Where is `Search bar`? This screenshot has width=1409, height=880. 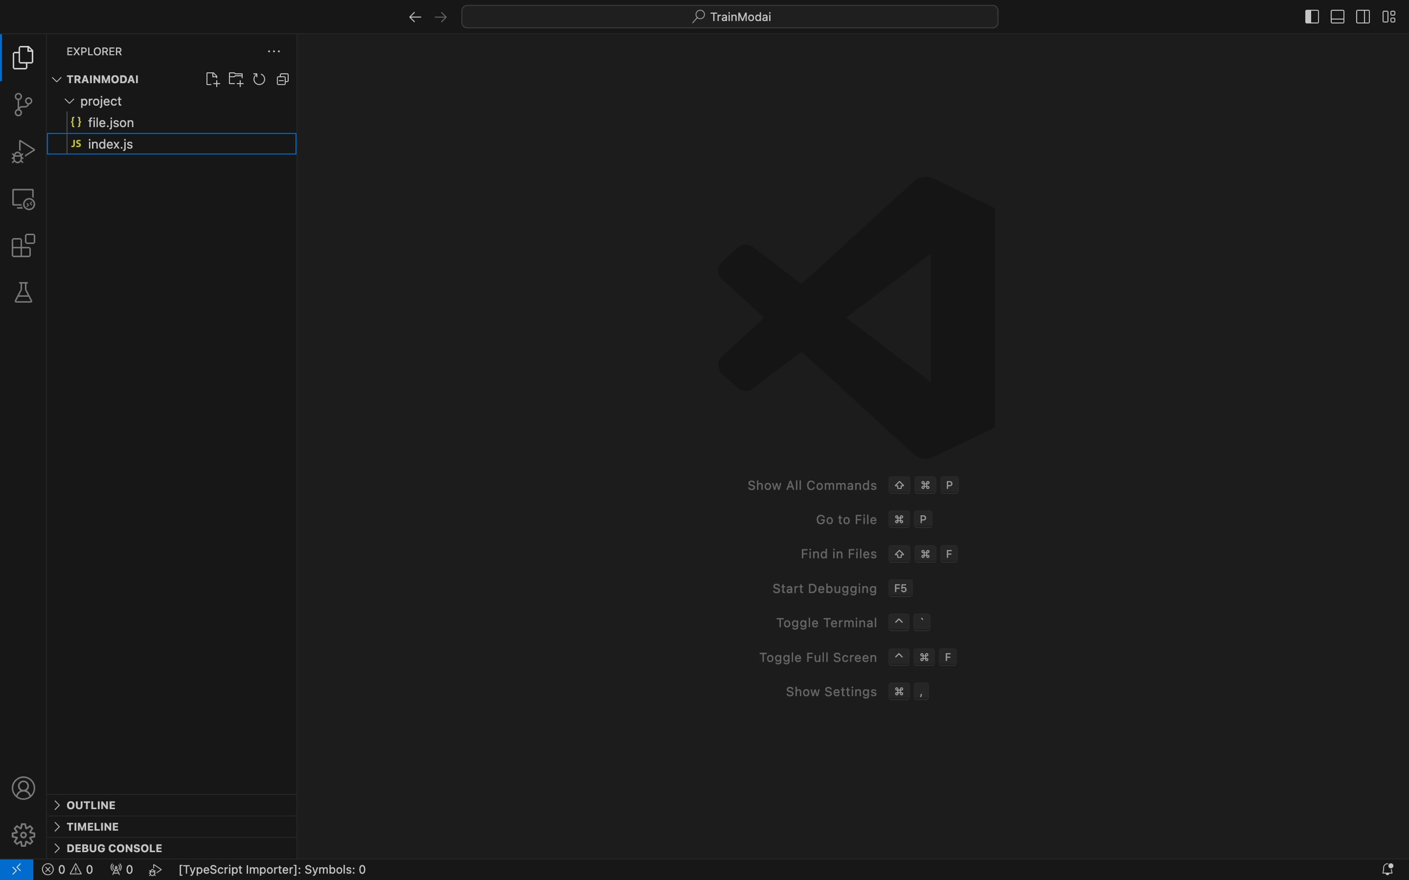
Search bar is located at coordinates (735, 16).